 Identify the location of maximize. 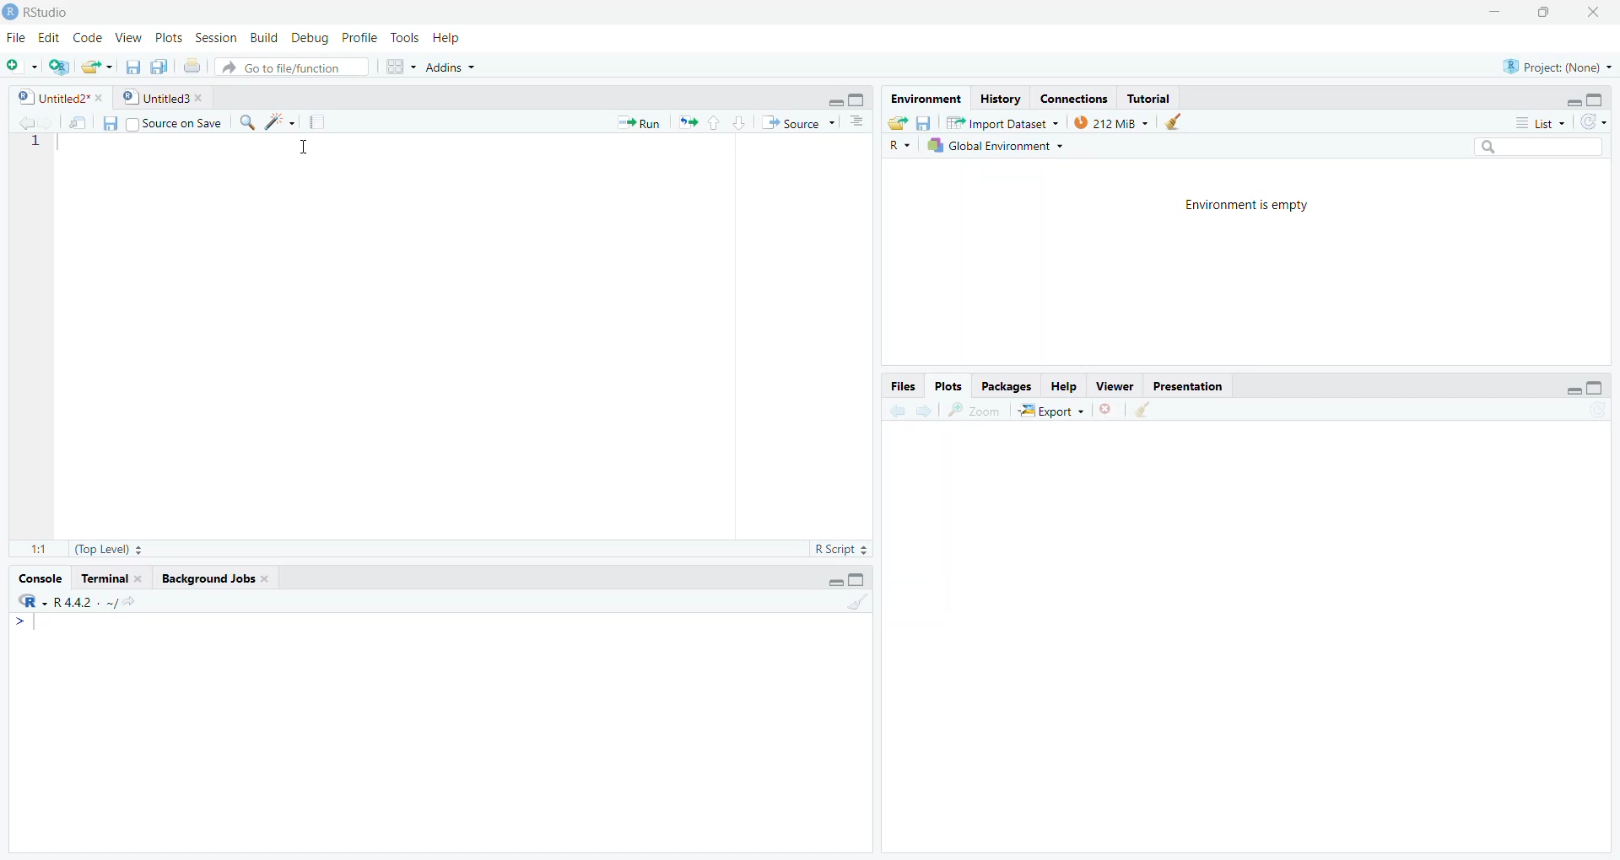
(1597, 389).